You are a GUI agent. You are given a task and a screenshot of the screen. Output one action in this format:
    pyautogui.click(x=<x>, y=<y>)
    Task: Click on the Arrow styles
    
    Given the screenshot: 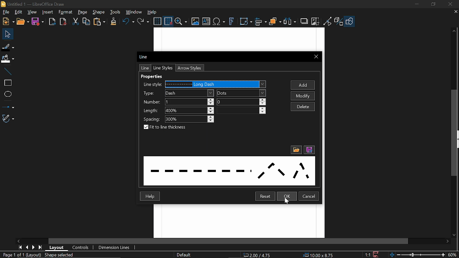 What is the action you would take?
    pyautogui.click(x=189, y=68)
    